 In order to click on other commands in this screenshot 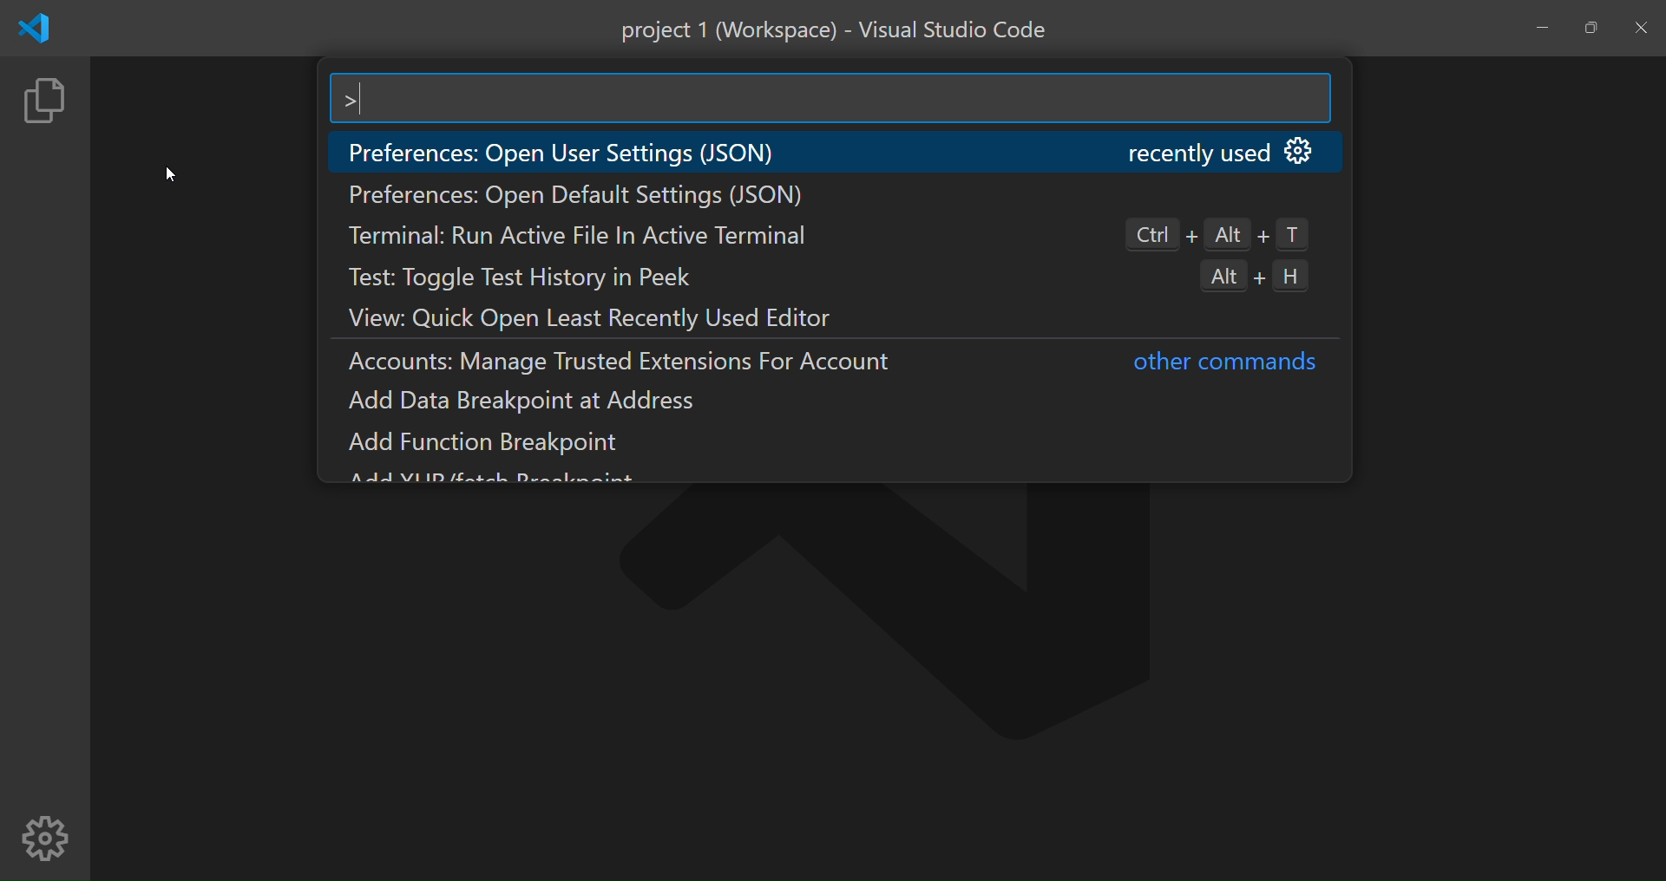, I will do `click(1222, 364)`.